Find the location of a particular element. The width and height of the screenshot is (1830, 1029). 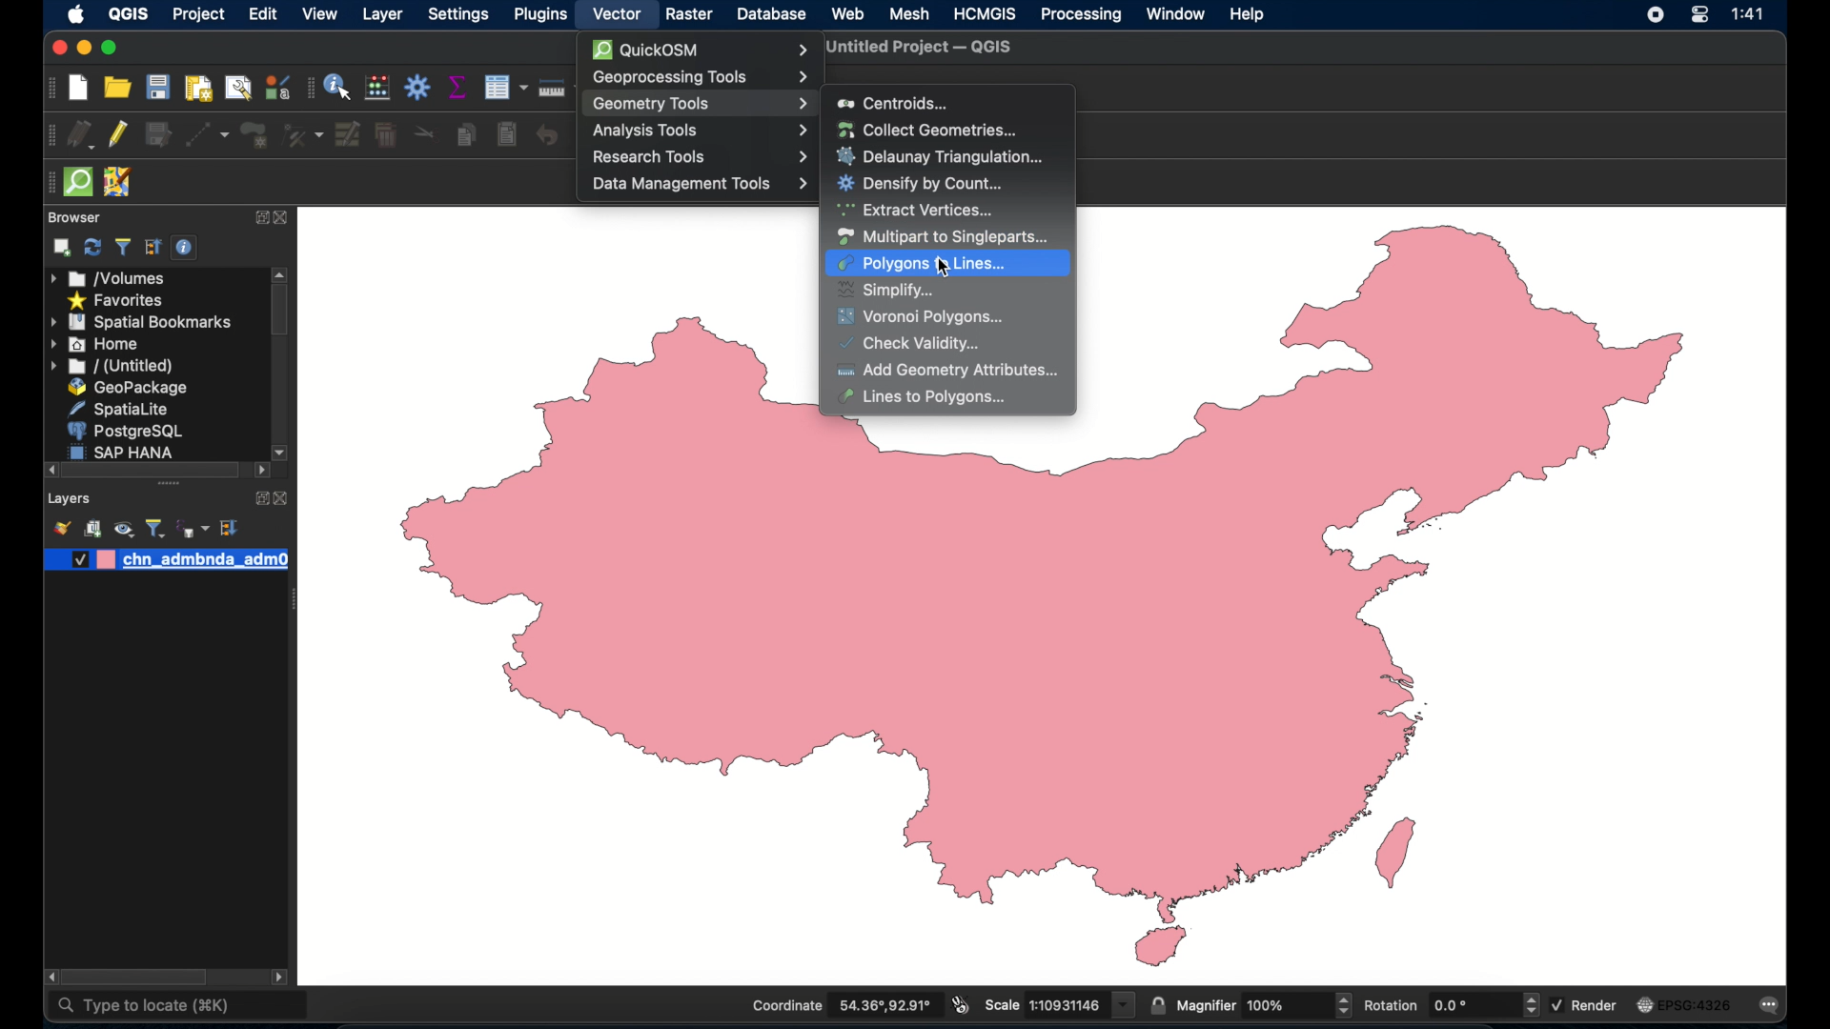

layer 1 is located at coordinates (167, 560).